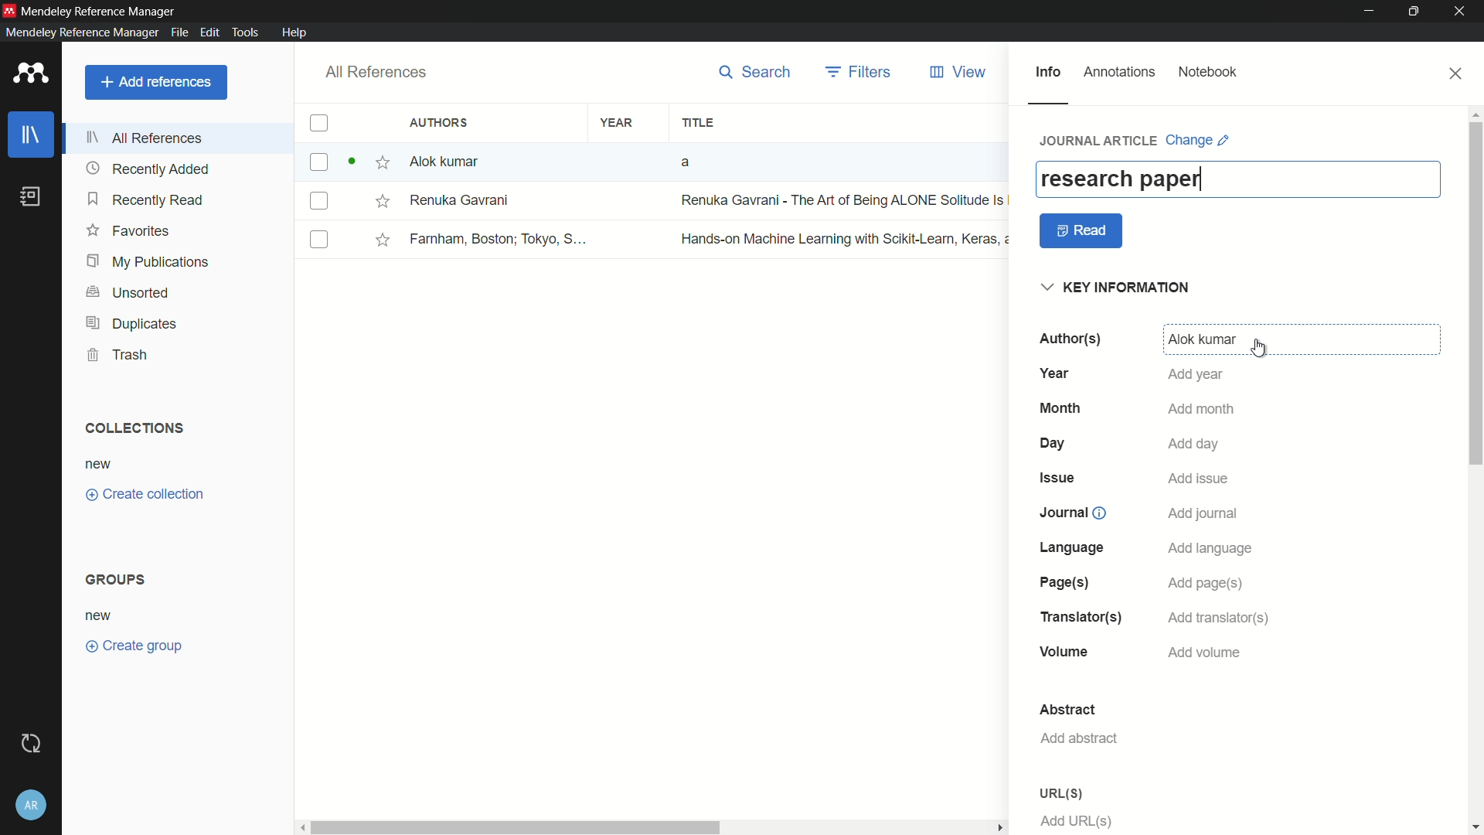  What do you see at coordinates (146, 138) in the screenshot?
I see `all references` at bounding box center [146, 138].